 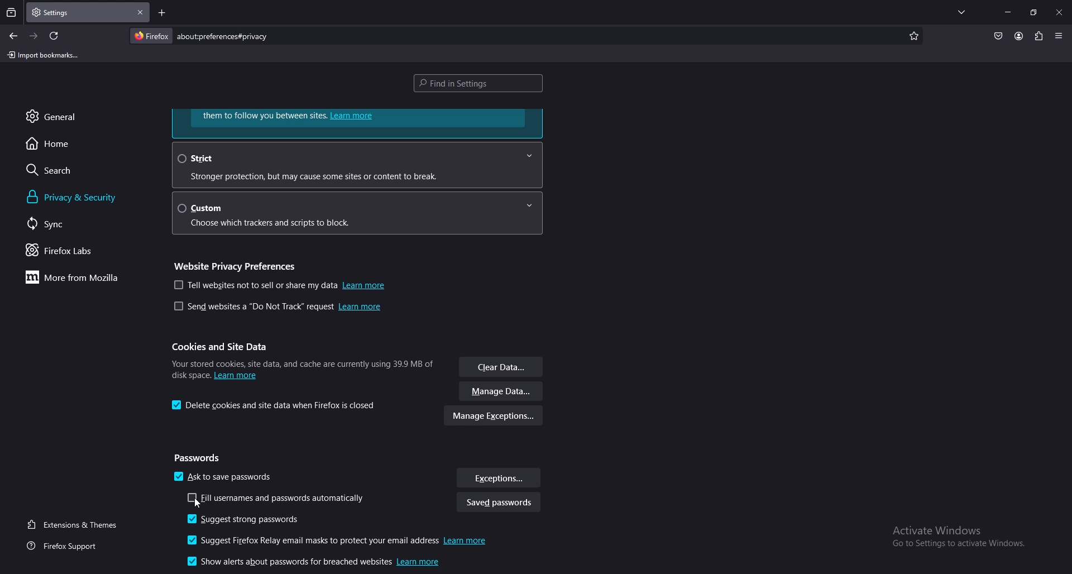 I want to click on passwords, so click(x=200, y=458).